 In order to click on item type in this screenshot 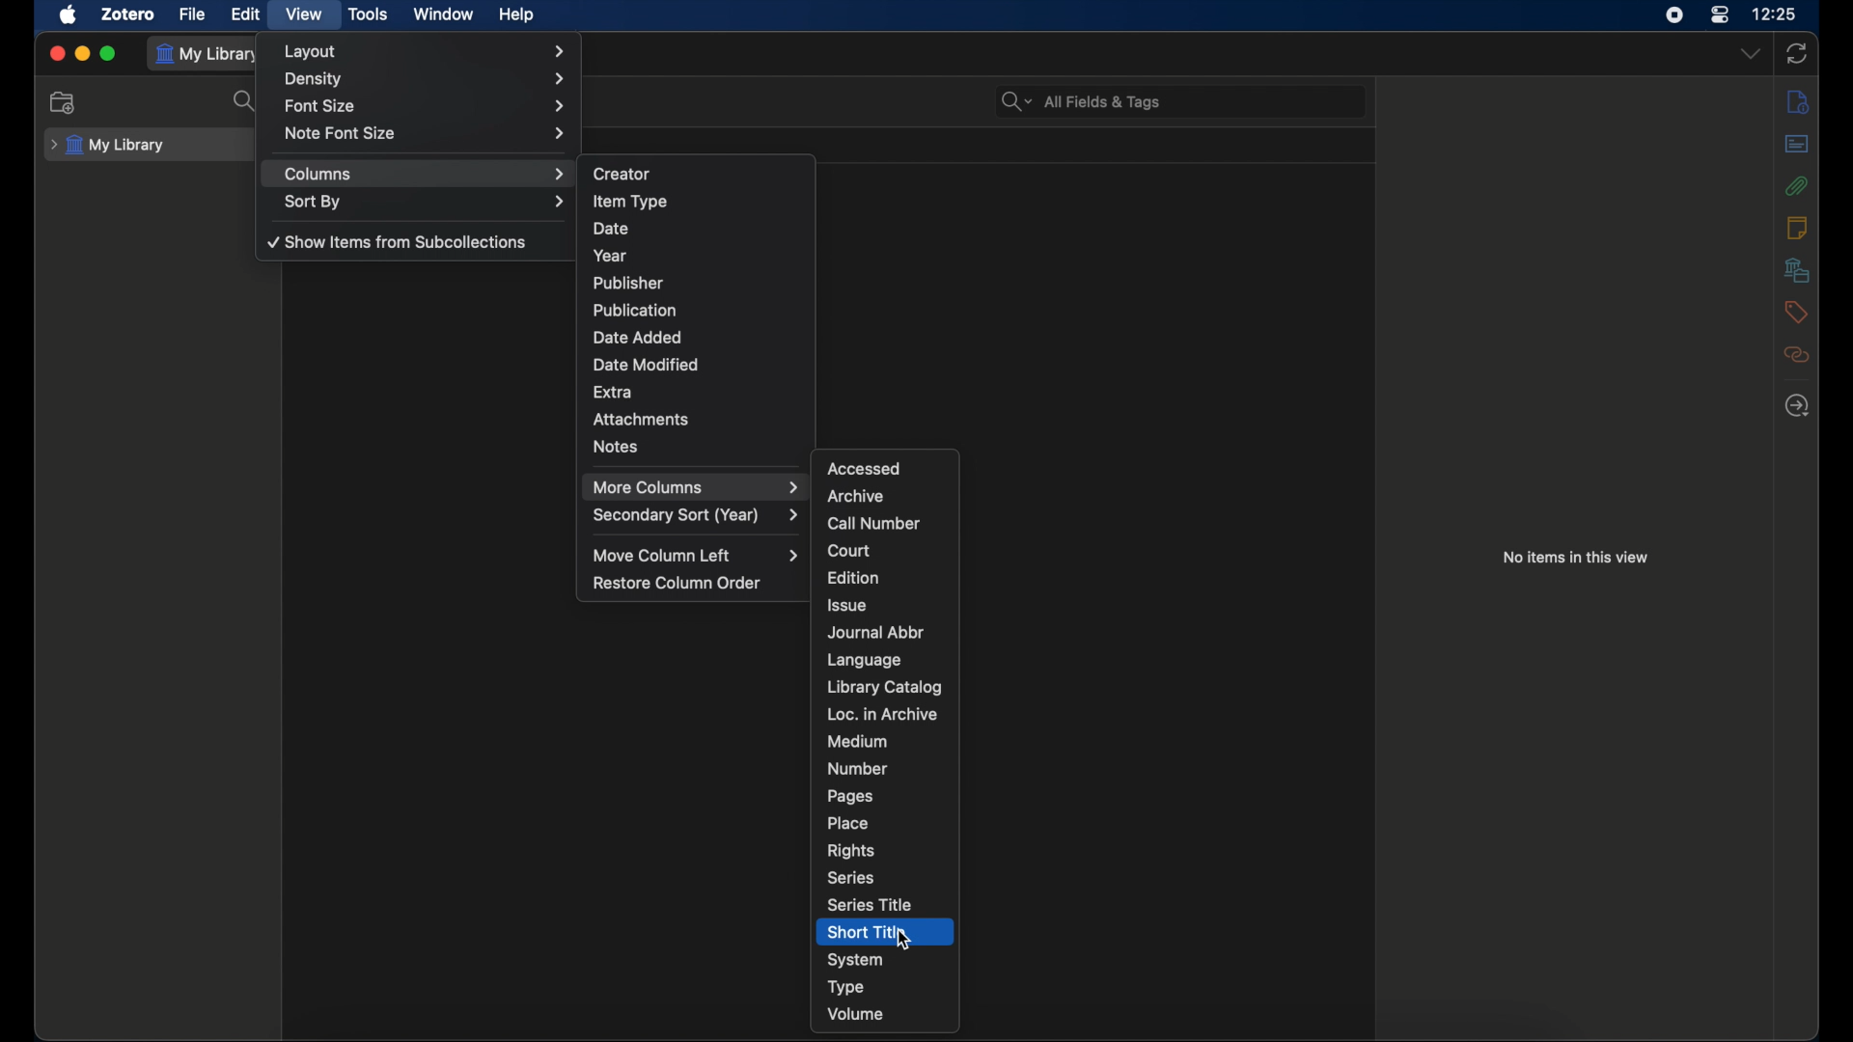, I will do `click(631, 203)`.